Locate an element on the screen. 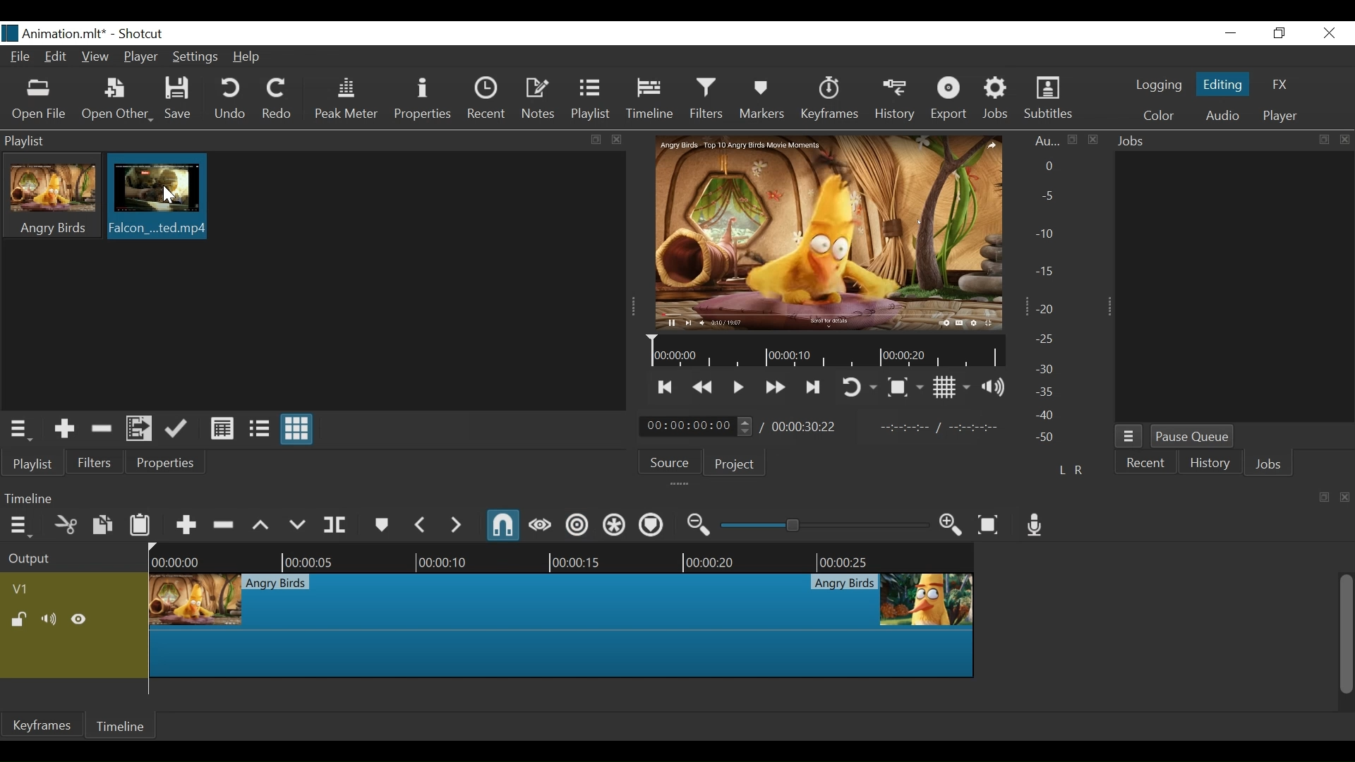 This screenshot has width=1355, height=762. Media Viewer is located at coordinates (828, 232).